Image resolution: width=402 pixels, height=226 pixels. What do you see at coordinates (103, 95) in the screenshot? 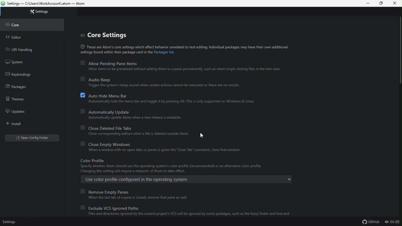
I see `Auto Hide Menu Bar` at bounding box center [103, 95].